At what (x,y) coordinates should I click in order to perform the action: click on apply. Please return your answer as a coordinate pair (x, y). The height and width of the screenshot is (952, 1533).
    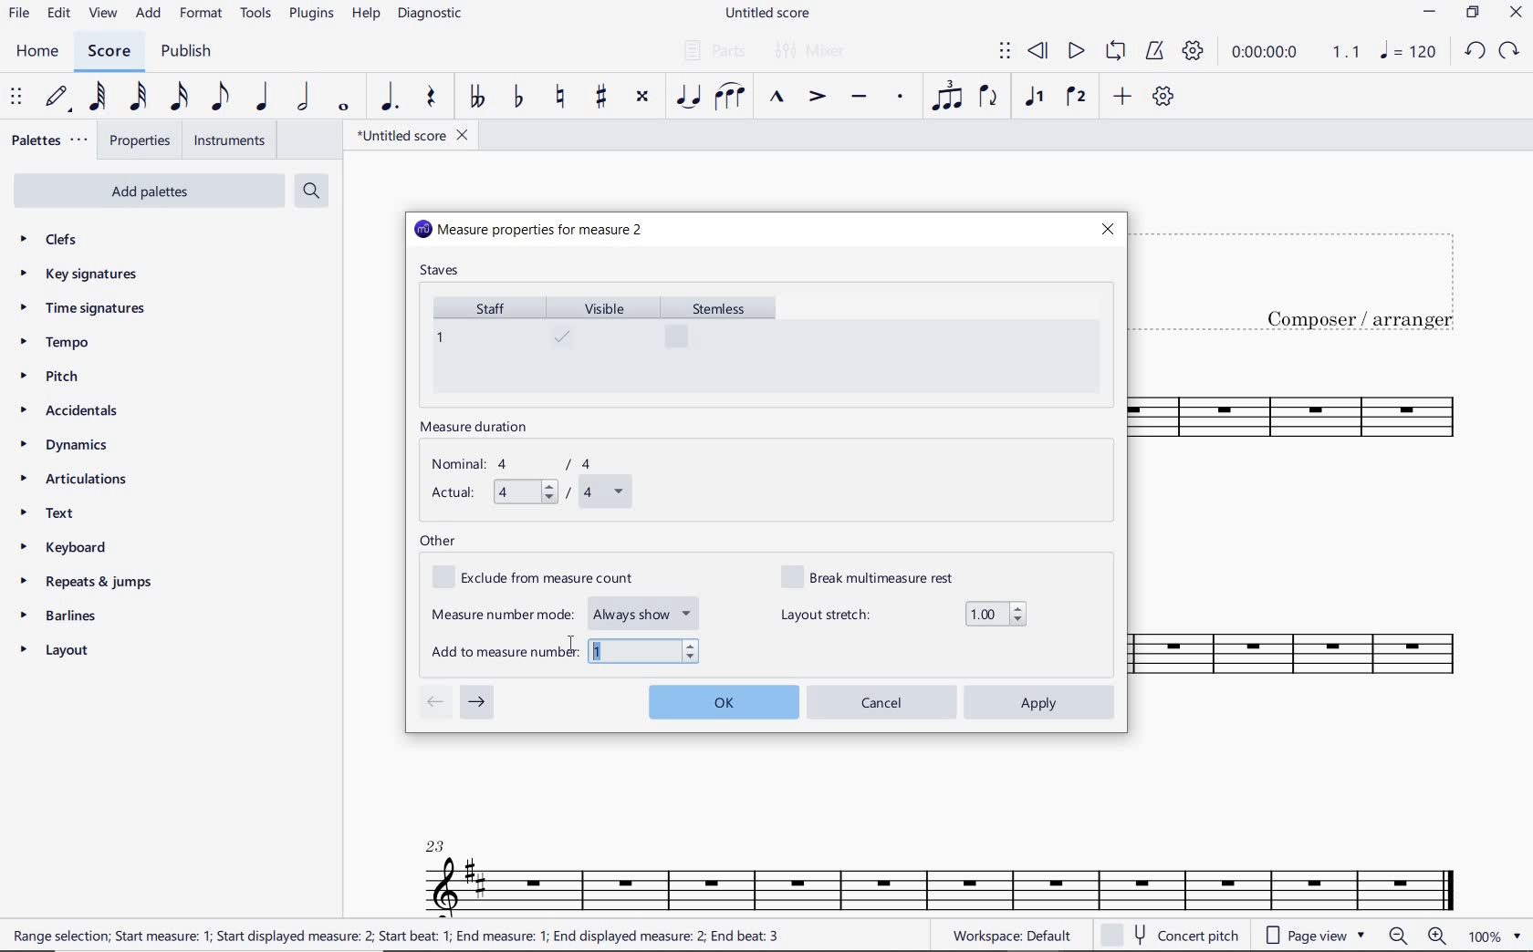
    Looking at the image, I should click on (1041, 702).